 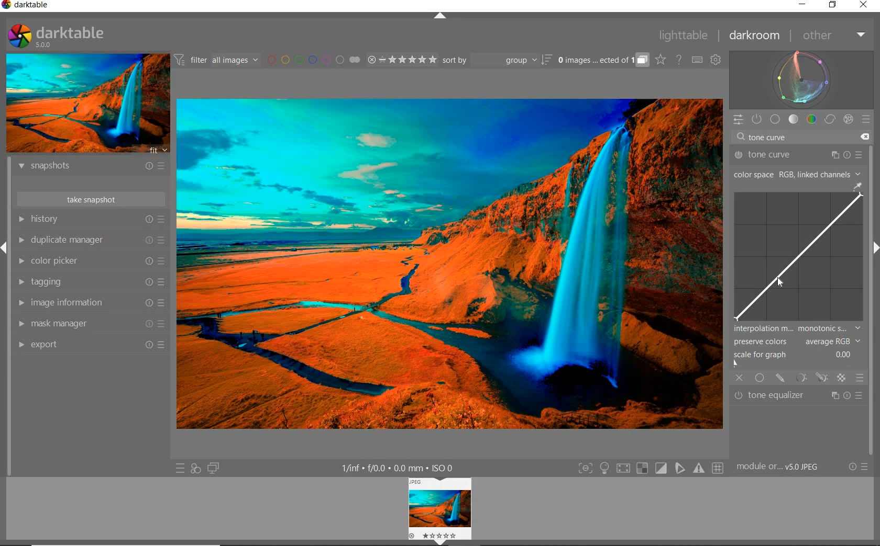 What do you see at coordinates (858, 468) in the screenshot?
I see `RESET OR PRESETS & PREFERENCES` at bounding box center [858, 468].